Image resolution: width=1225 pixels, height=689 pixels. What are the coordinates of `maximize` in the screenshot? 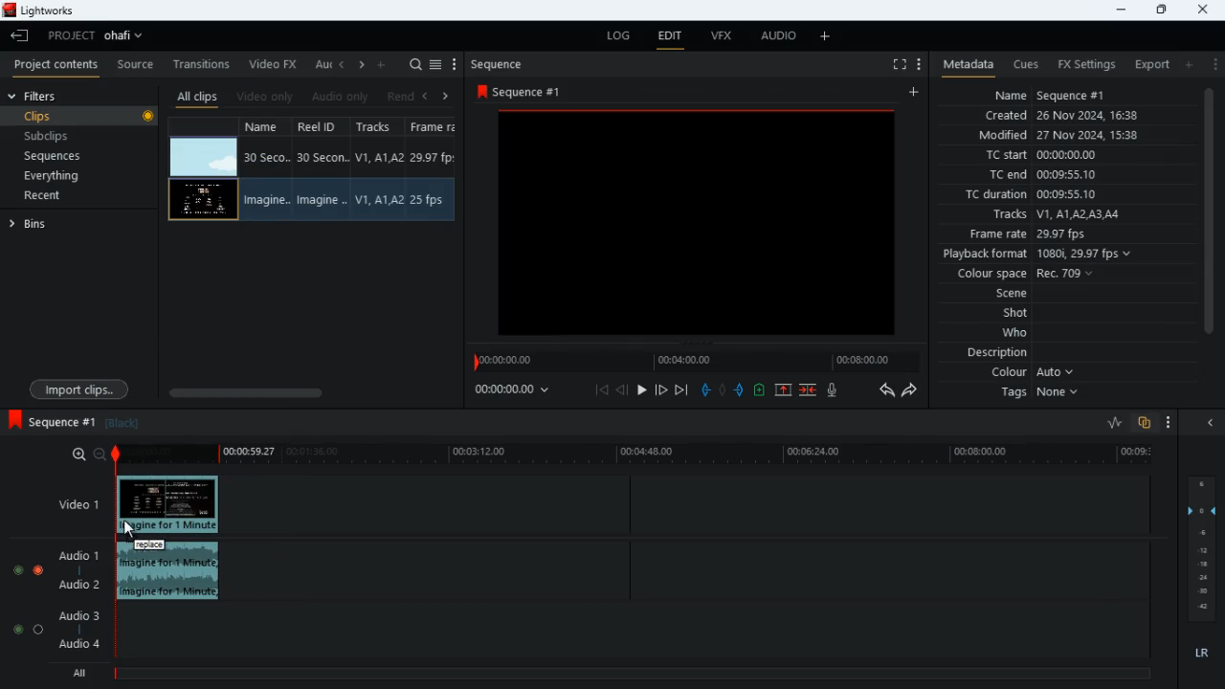 It's located at (1158, 11).